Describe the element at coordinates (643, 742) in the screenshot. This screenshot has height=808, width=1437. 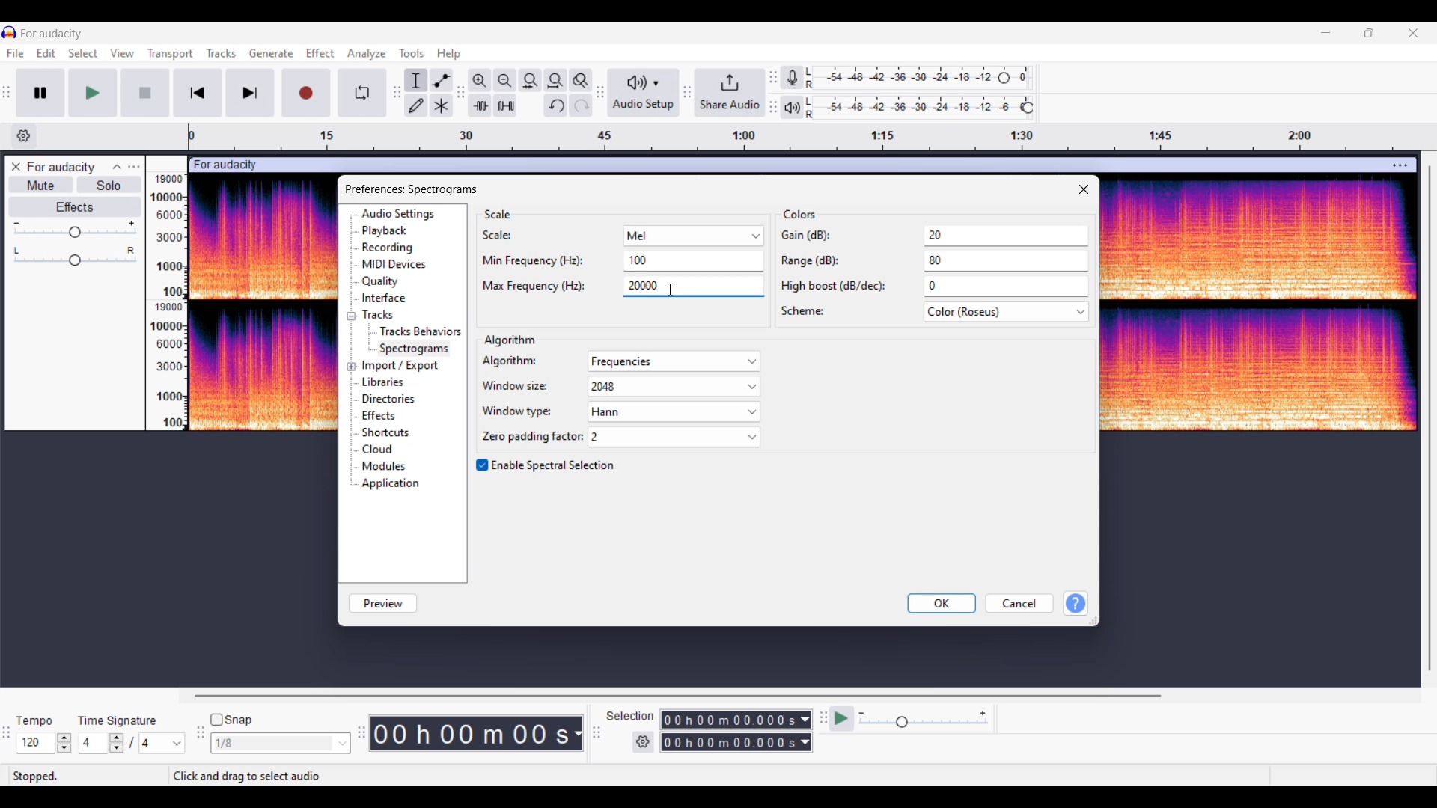
I see `Settings` at that location.